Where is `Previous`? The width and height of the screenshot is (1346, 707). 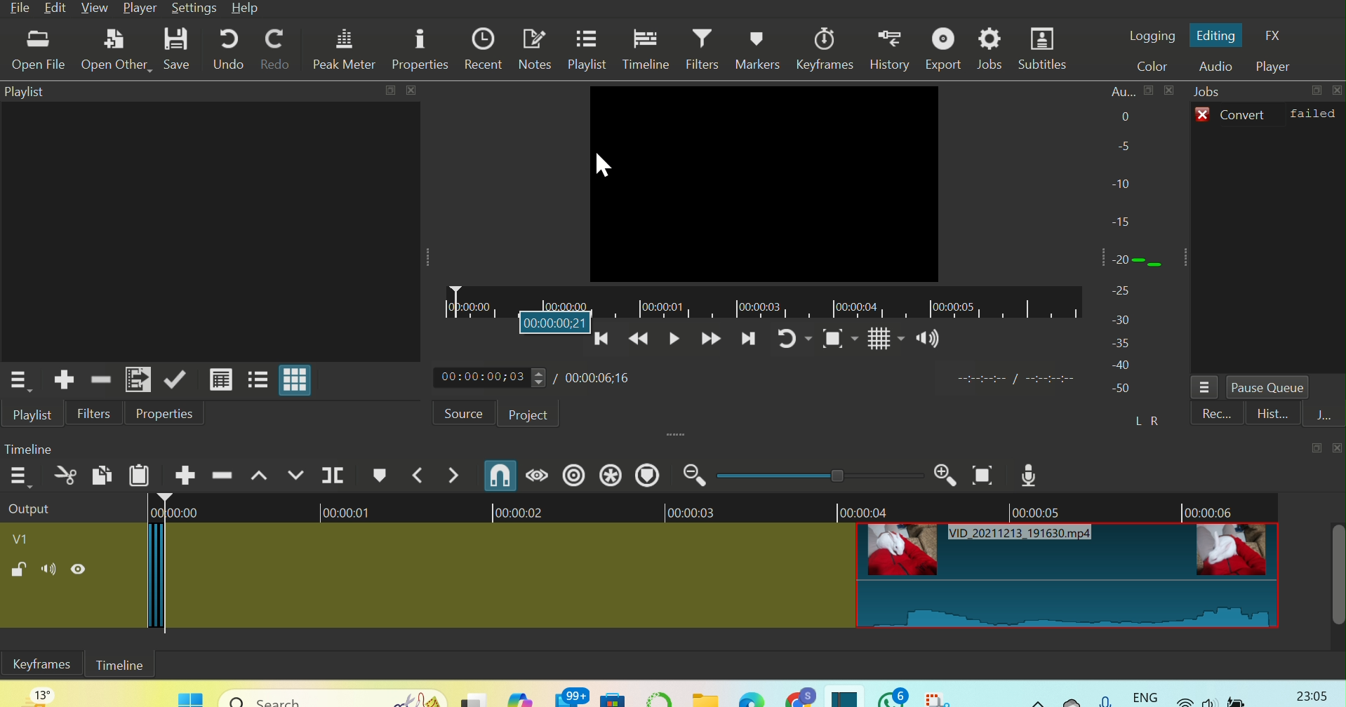
Previous is located at coordinates (604, 347).